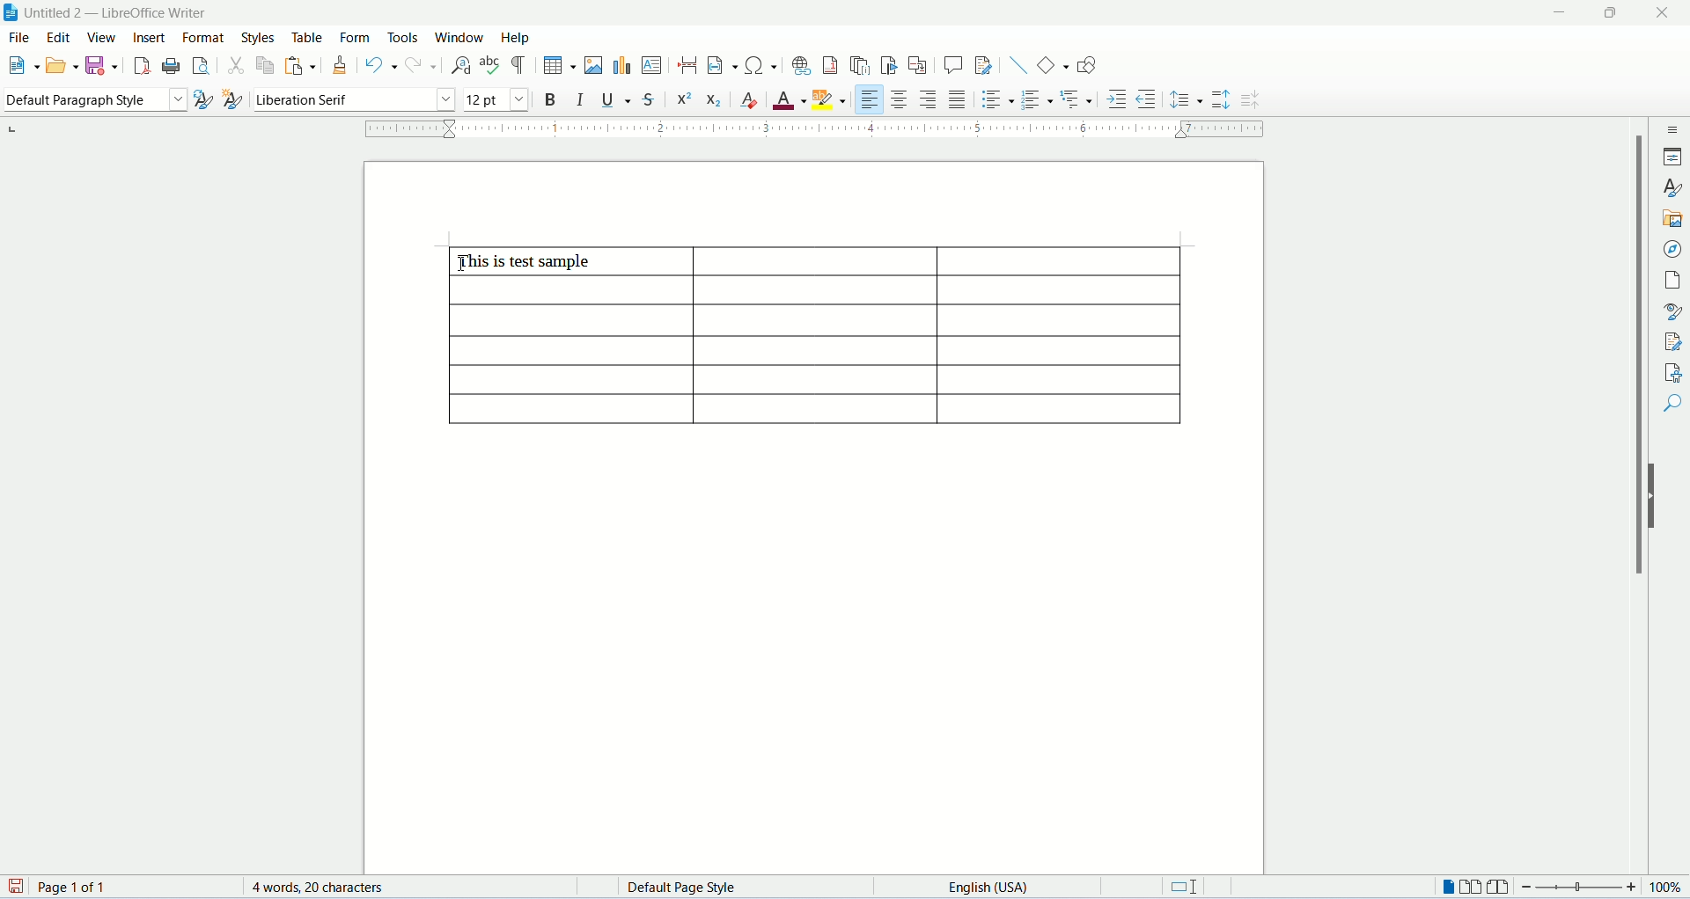  Describe the element at coordinates (1674, 188) in the screenshot. I see `styles` at that location.